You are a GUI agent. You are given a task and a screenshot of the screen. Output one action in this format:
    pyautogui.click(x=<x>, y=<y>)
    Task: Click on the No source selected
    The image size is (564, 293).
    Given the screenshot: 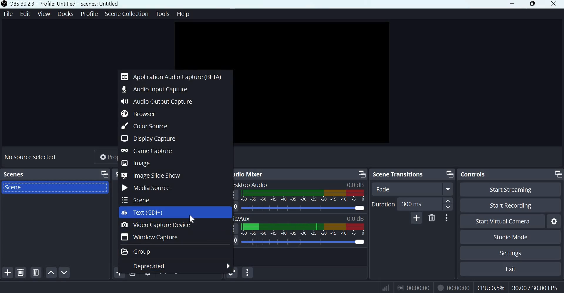 What is the action you would take?
    pyautogui.click(x=31, y=157)
    